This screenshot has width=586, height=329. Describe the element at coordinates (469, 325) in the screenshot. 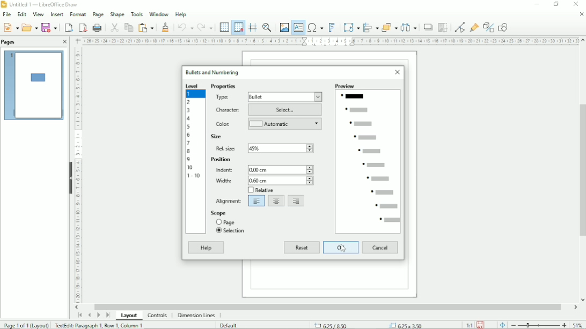

I see `Scaling factor` at that location.